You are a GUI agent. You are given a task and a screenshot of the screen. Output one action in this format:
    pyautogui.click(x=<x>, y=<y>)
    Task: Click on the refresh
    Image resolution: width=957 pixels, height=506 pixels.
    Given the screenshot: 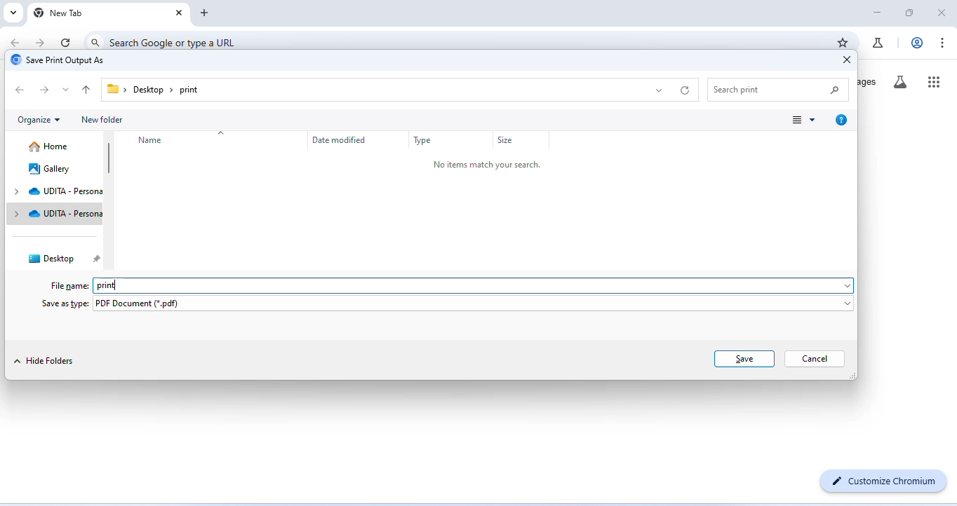 What is the action you would take?
    pyautogui.click(x=67, y=42)
    